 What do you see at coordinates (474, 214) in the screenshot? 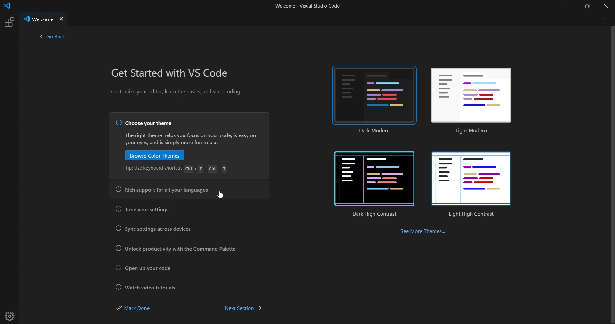
I see `light high contrast` at bounding box center [474, 214].